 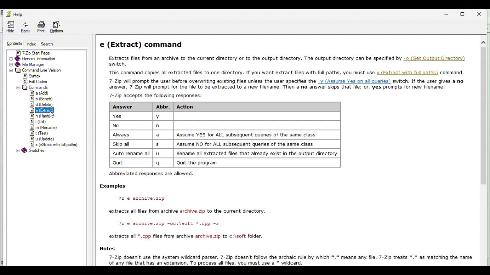 I want to click on print, so click(x=41, y=27).